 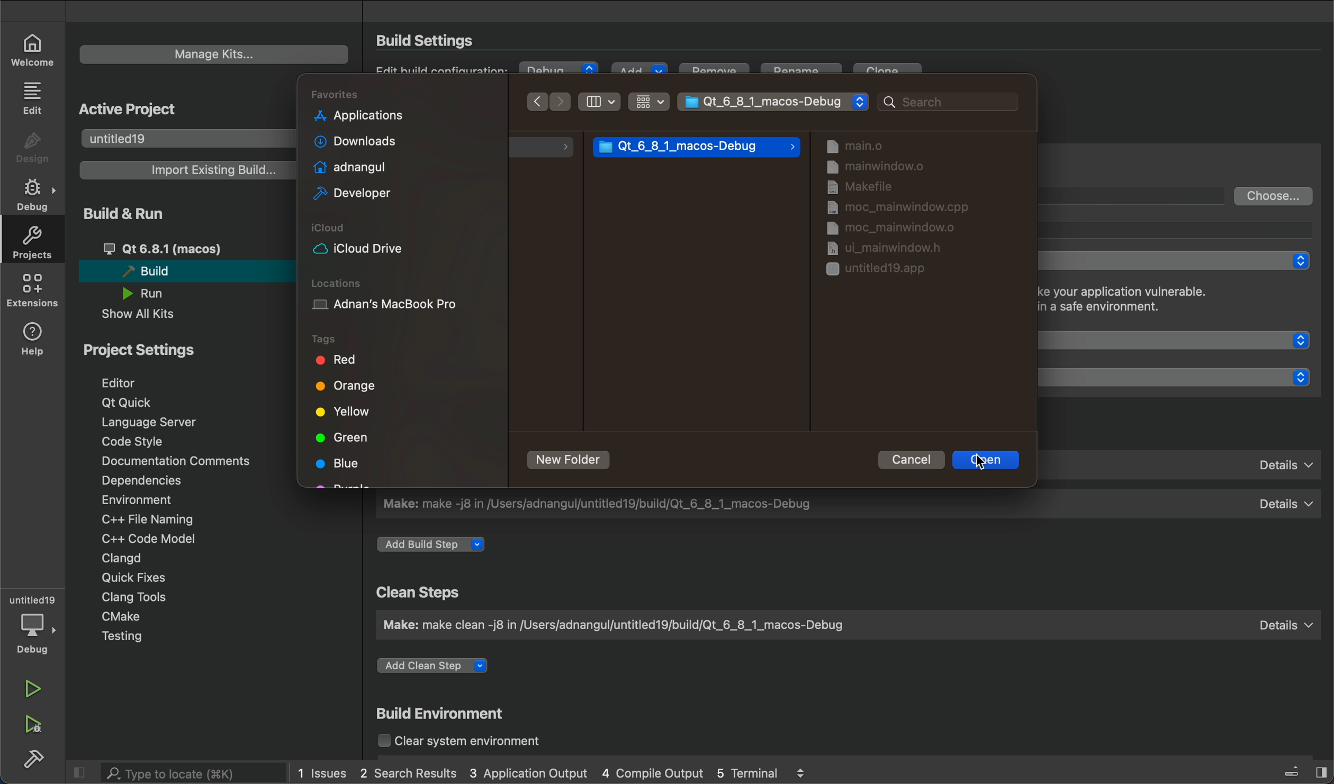 What do you see at coordinates (777, 102) in the screenshot?
I see `debug file` at bounding box center [777, 102].